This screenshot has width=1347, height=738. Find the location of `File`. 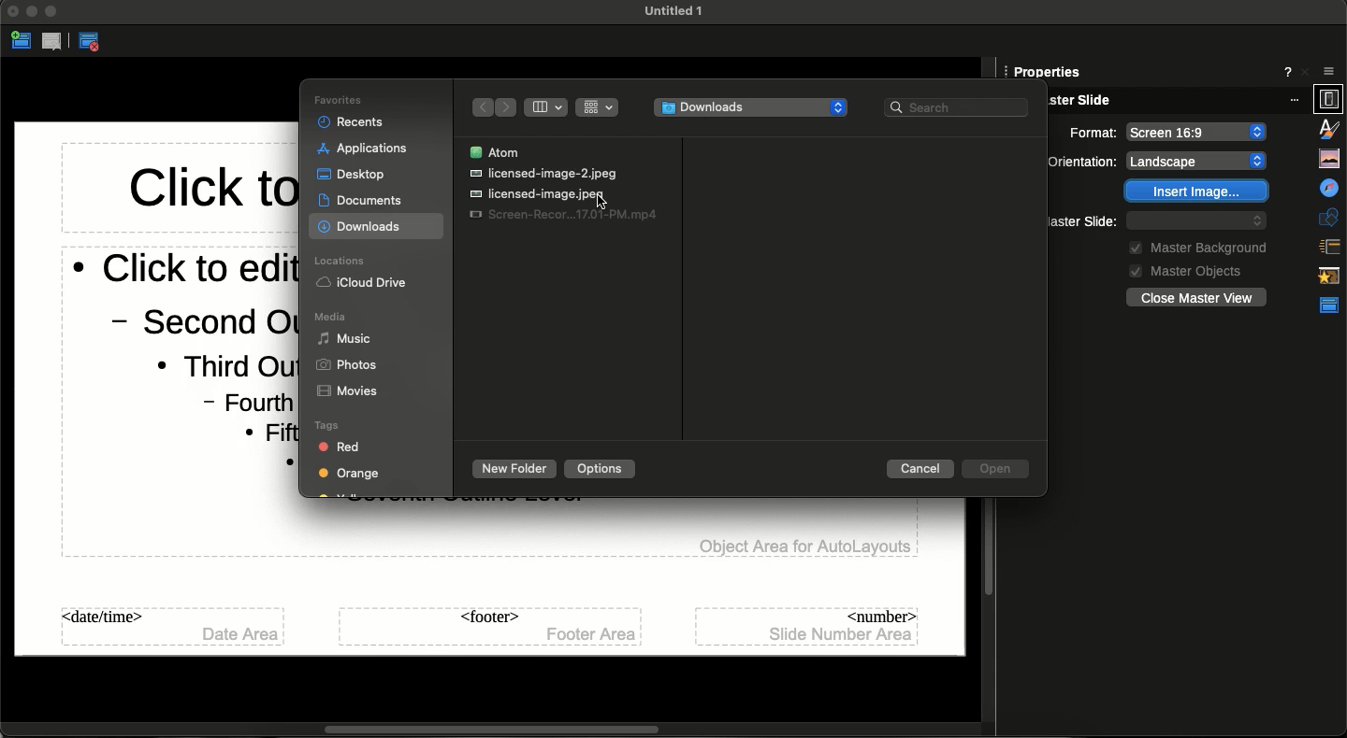

File is located at coordinates (543, 172).